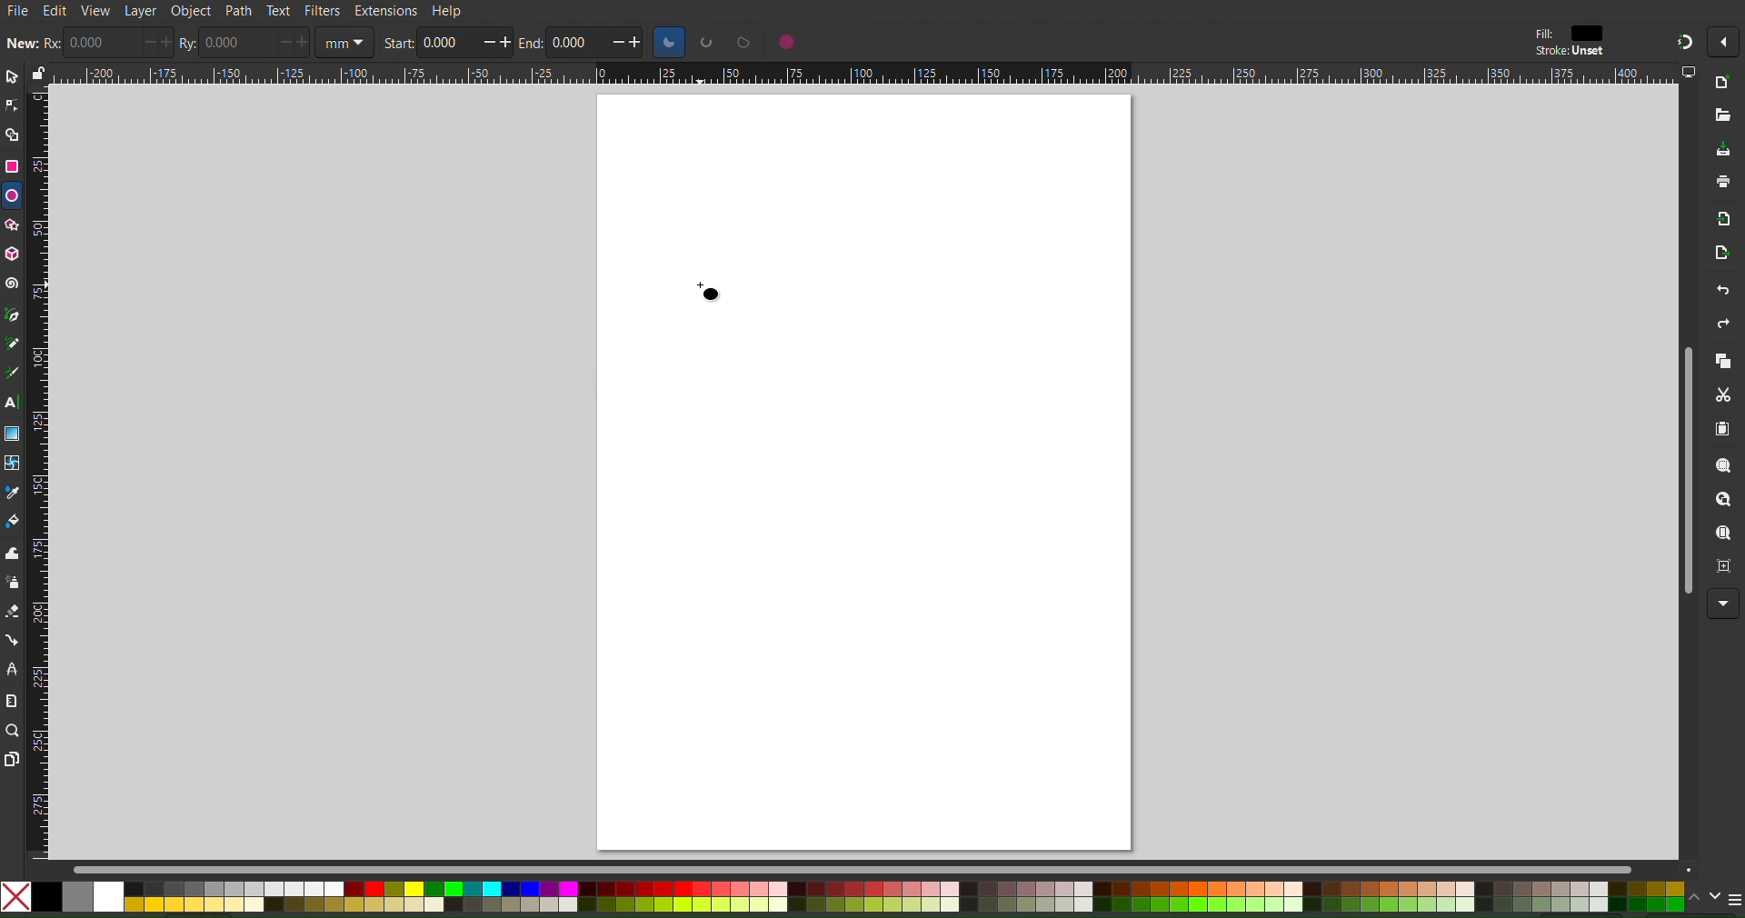 The height and width of the screenshot is (918, 1745). Describe the element at coordinates (238, 11) in the screenshot. I see `Path` at that location.